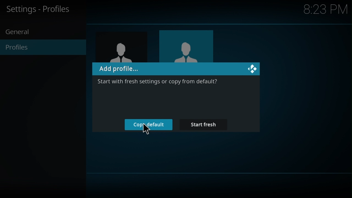  Describe the element at coordinates (18, 32) in the screenshot. I see `general` at that location.